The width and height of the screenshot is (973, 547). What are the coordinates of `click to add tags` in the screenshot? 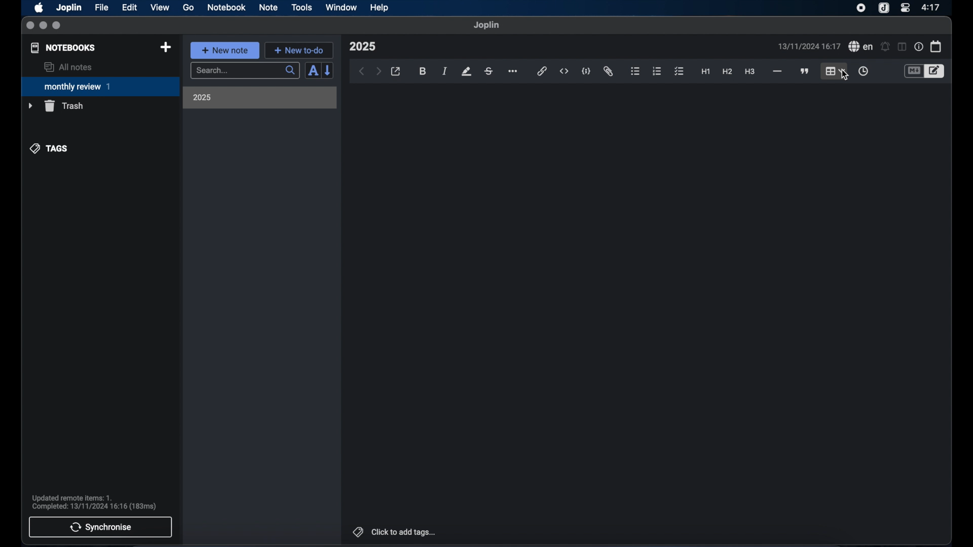 It's located at (395, 532).